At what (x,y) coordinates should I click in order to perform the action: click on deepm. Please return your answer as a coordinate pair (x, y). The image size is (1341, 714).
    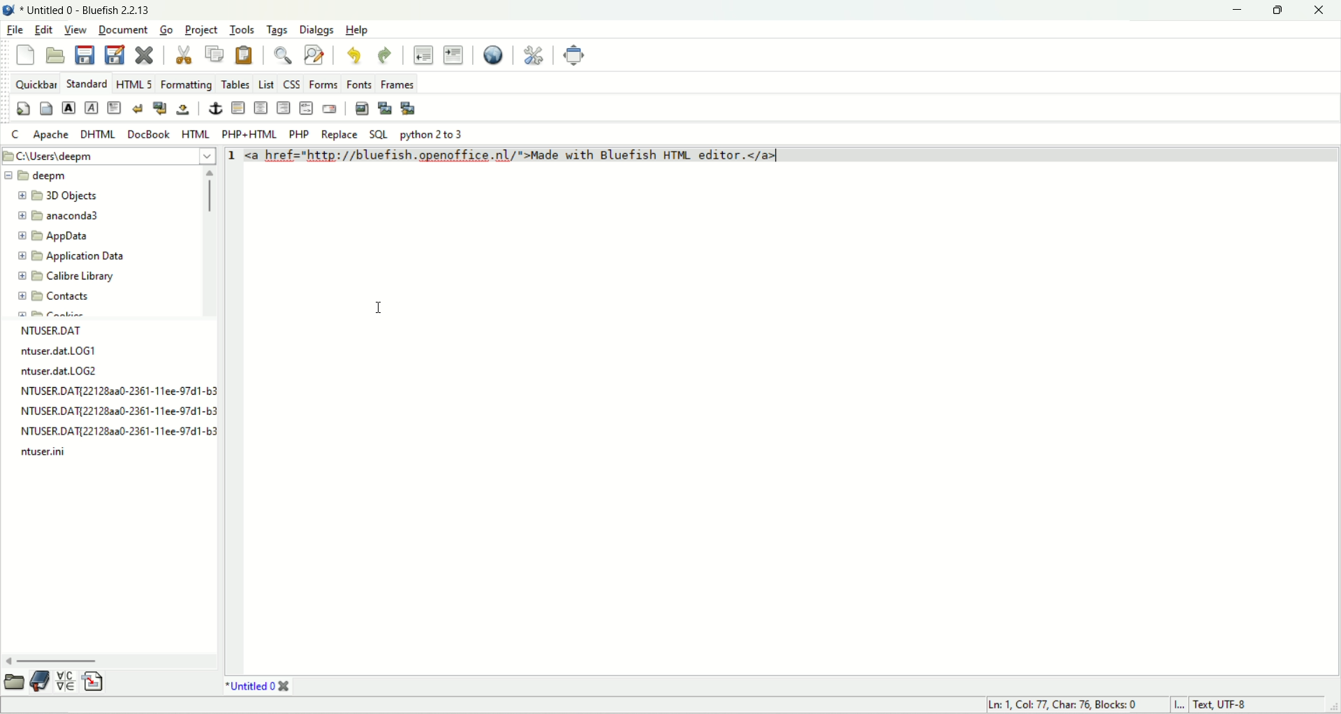
    Looking at the image, I should click on (36, 175).